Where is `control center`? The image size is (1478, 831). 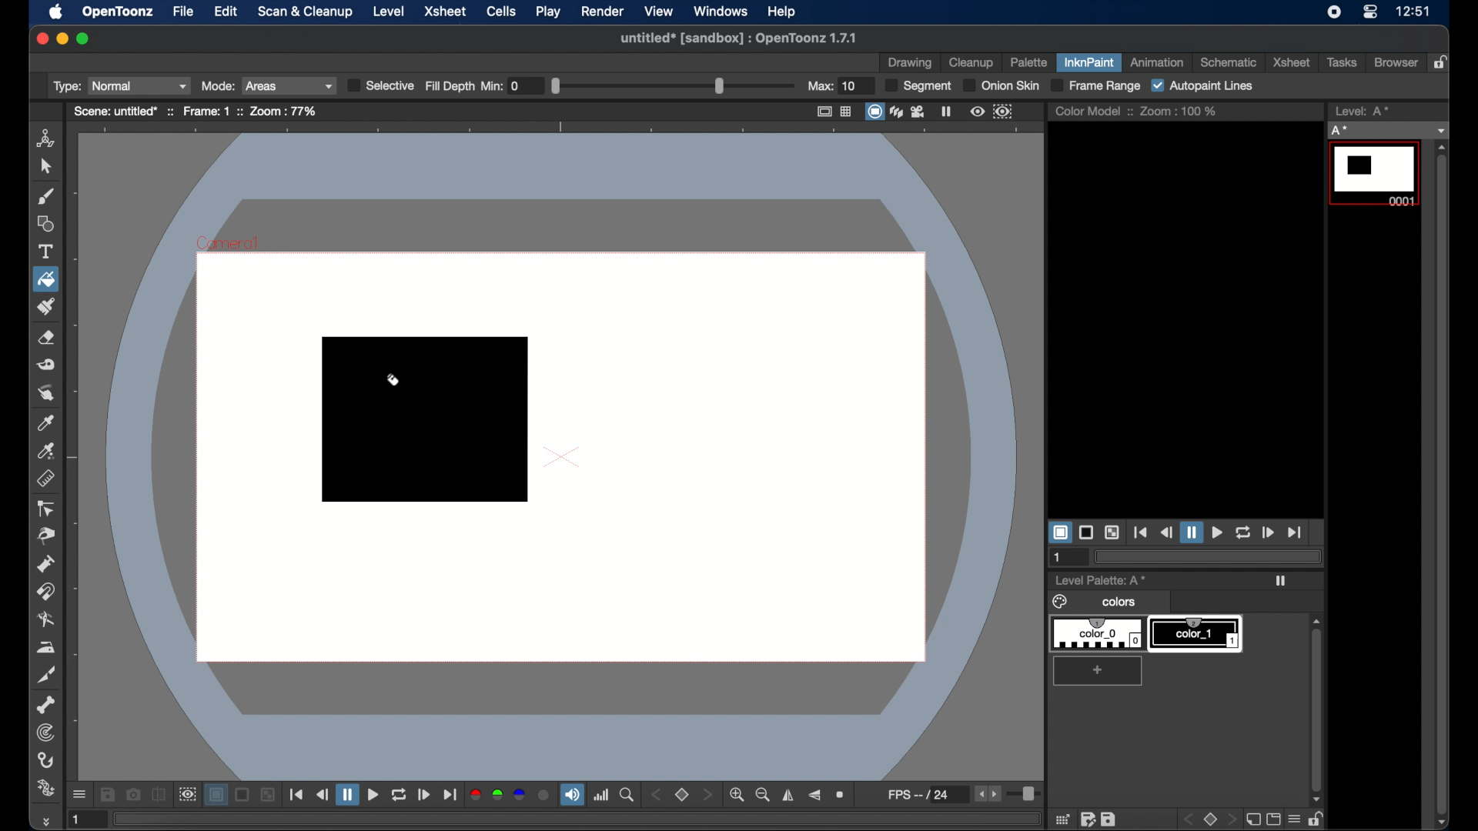
control center is located at coordinates (1370, 12).